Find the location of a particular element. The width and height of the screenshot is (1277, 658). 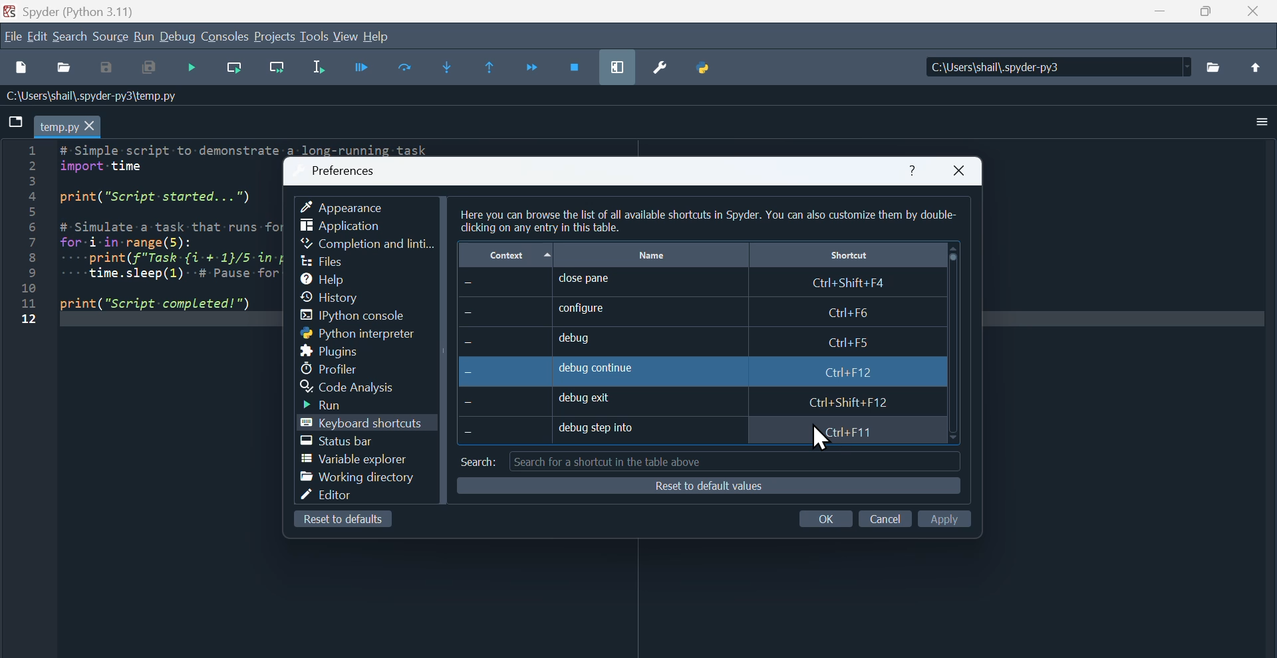

Preferences is located at coordinates (347, 167).